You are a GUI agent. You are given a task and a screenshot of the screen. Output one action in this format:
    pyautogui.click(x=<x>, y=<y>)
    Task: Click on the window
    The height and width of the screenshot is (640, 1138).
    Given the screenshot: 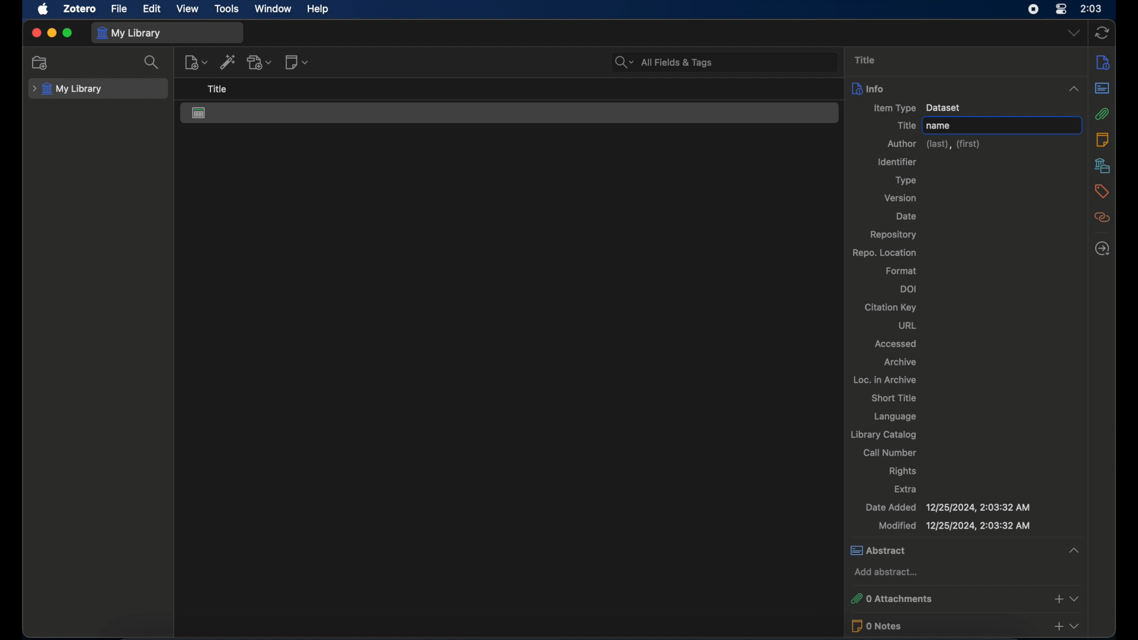 What is the action you would take?
    pyautogui.click(x=273, y=9)
    